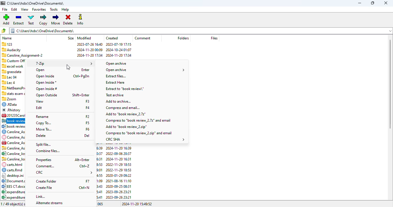 The image size is (393, 207). Describe the element at coordinates (87, 116) in the screenshot. I see `shortcut for rename` at that location.